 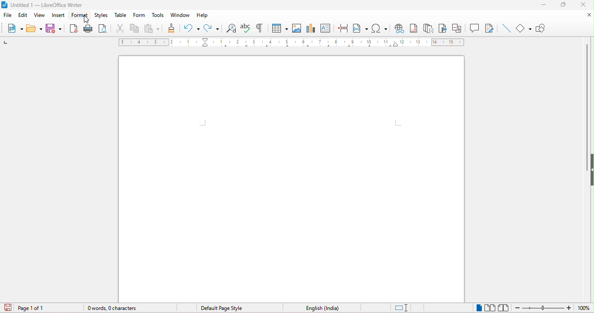 I want to click on print, so click(x=88, y=29).